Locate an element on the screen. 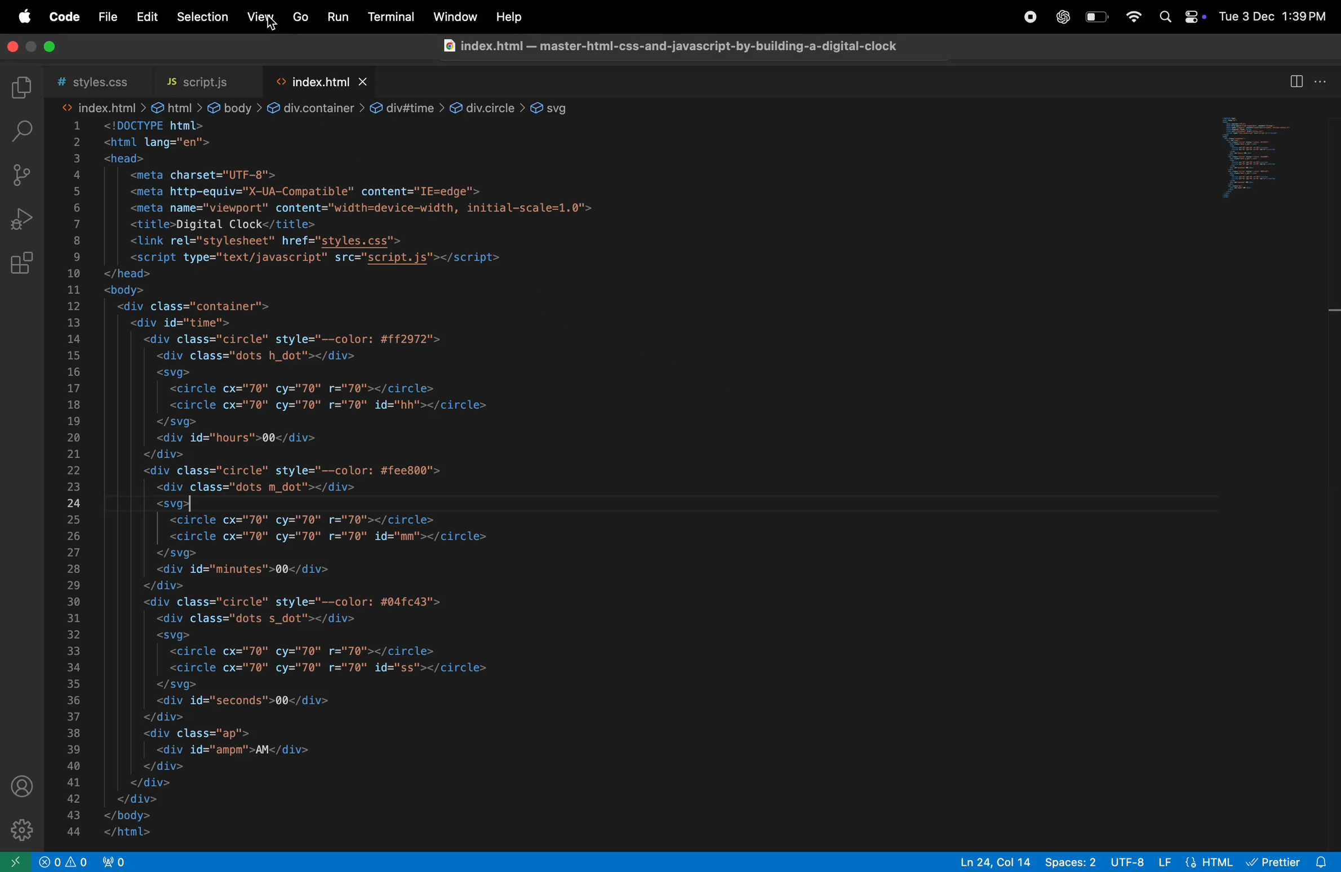 This screenshot has width=1341, height=872. preview window is located at coordinates (1267, 163).